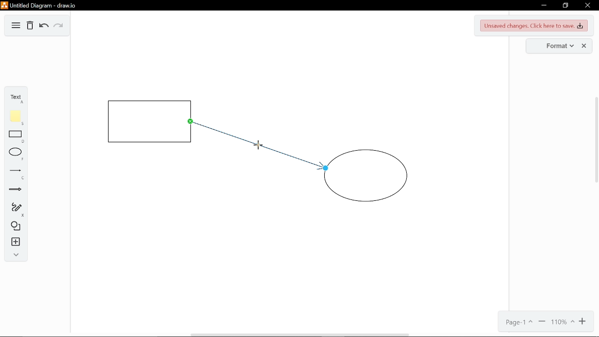  I want to click on Minimize, so click(542, 5).